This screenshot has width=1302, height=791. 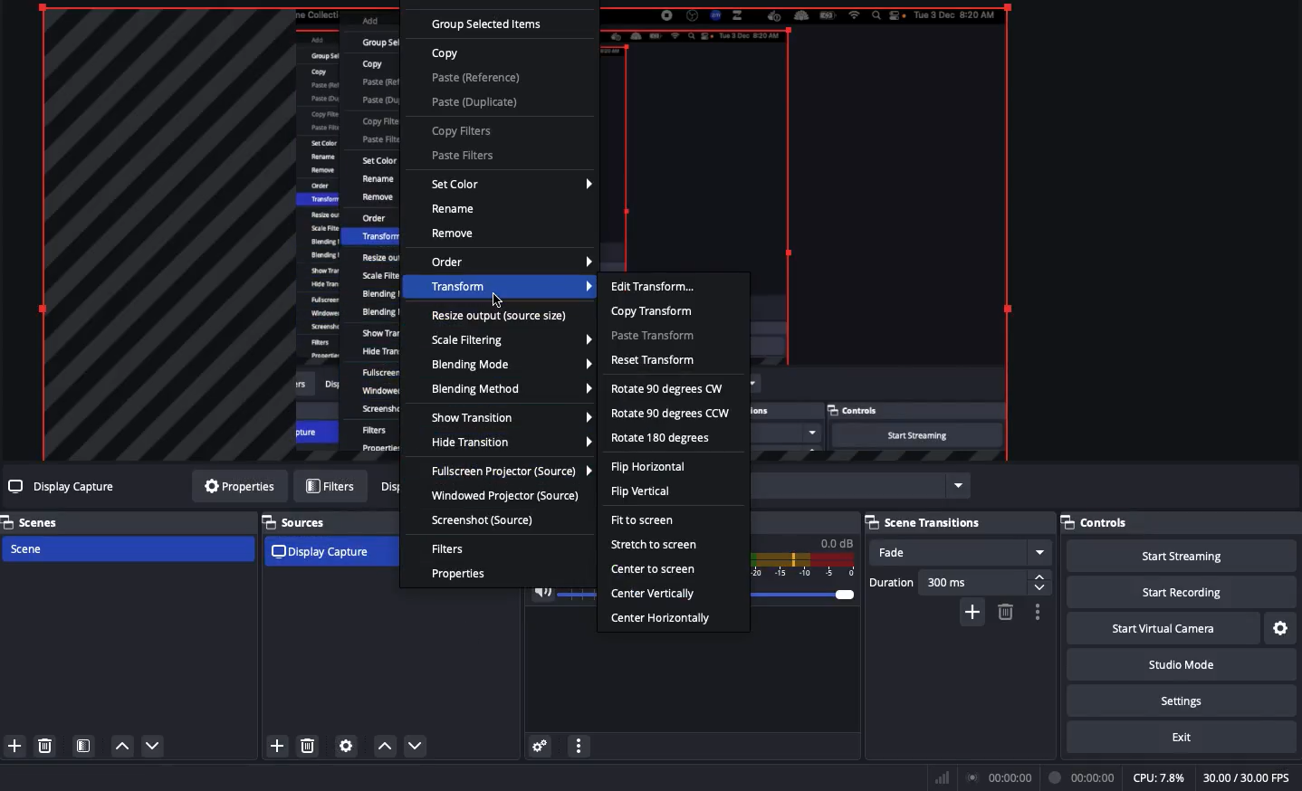 What do you see at coordinates (462, 576) in the screenshot?
I see `Properties` at bounding box center [462, 576].